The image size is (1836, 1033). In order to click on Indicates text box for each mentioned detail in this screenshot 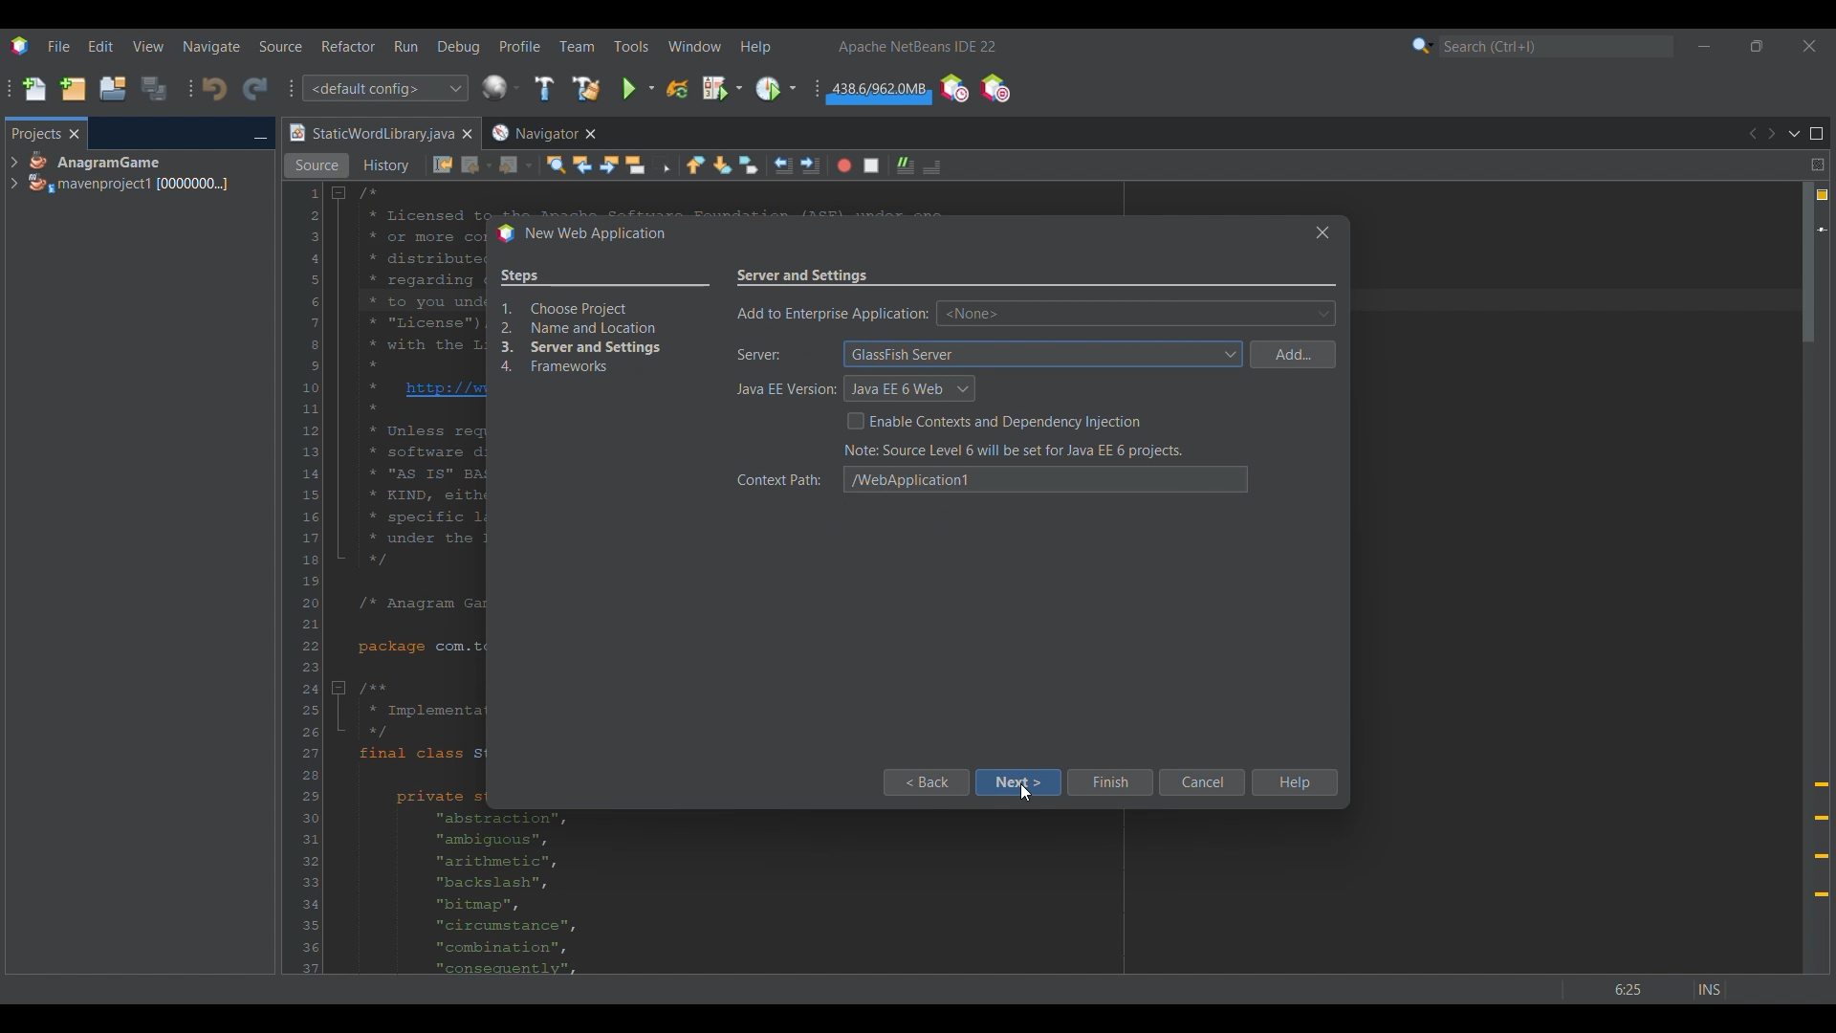, I will do `click(782, 376)`.